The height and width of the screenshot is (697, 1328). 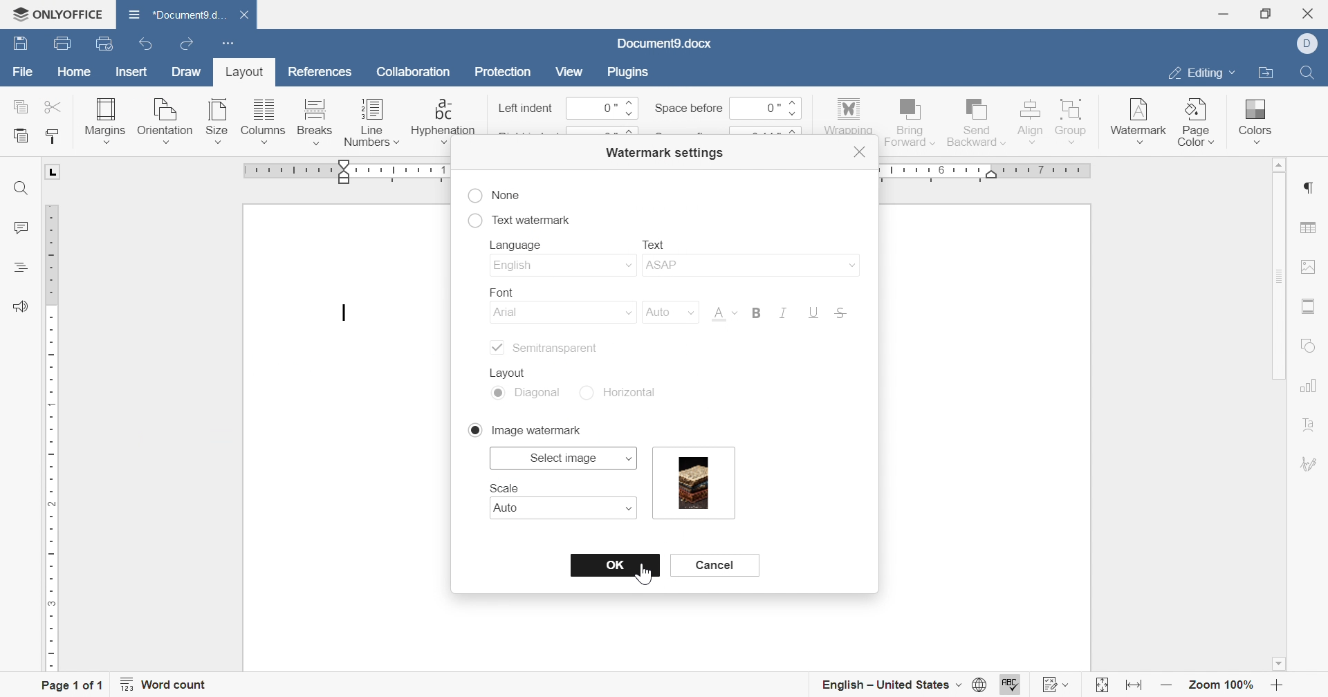 I want to click on collaboration, so click(x=416, y=75).